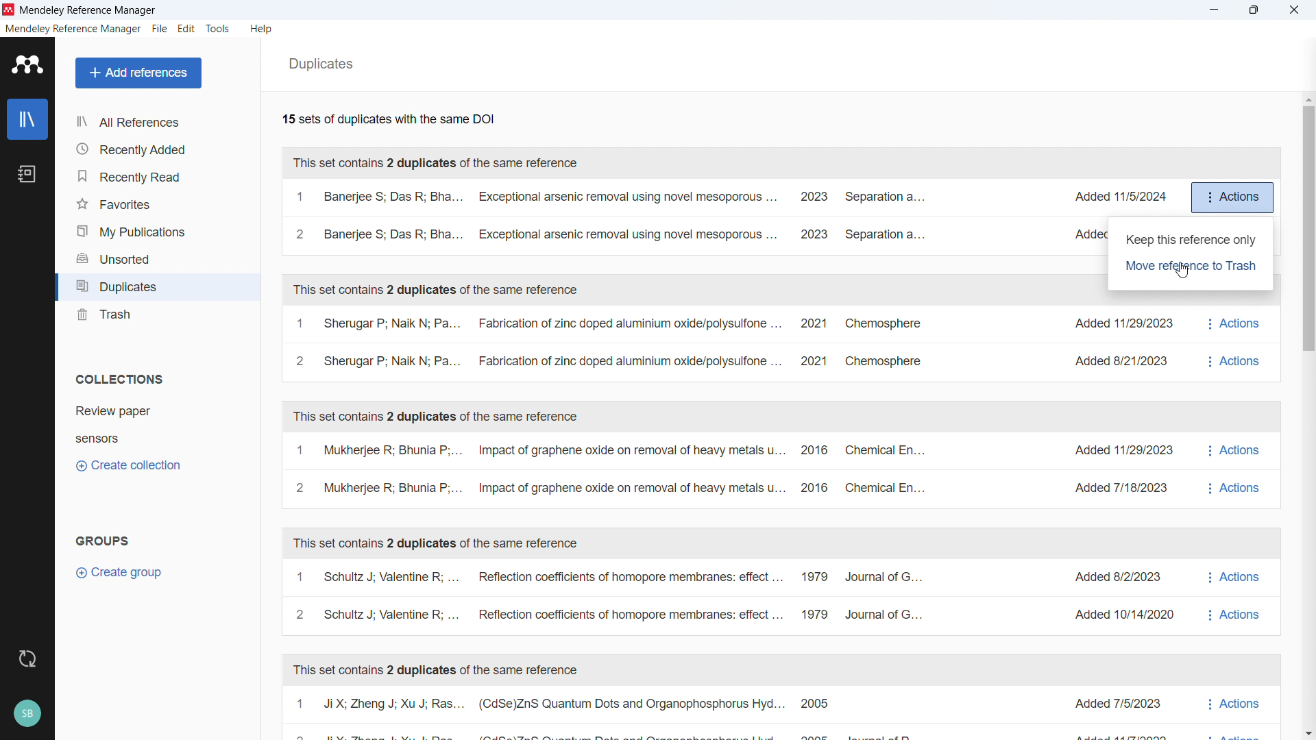  I want to click on actions , so click(1234, 596).